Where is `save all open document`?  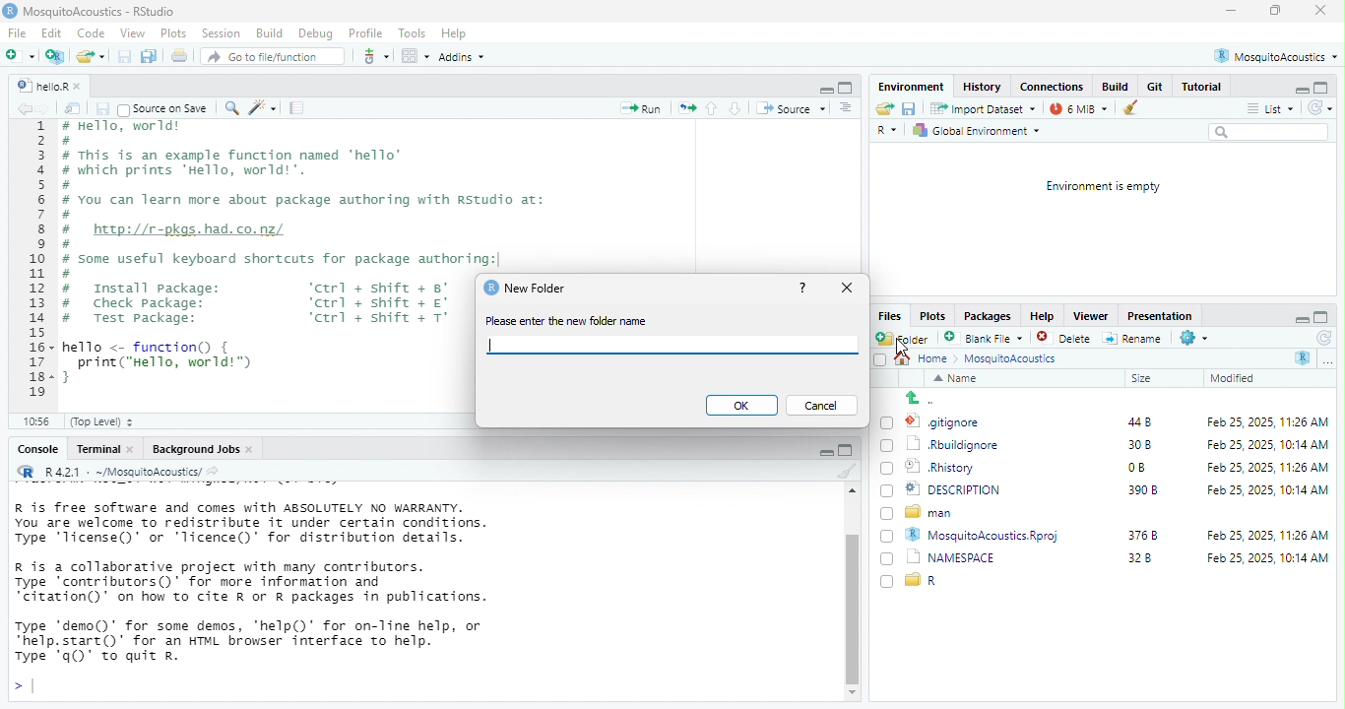
save all open document is located at coordinates (151, 56).